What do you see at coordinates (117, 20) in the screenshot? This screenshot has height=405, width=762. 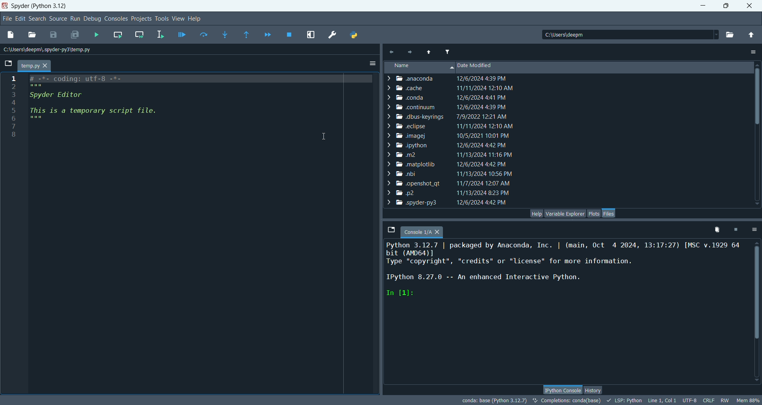 I see `consoles` at bounding box center [117, 20].